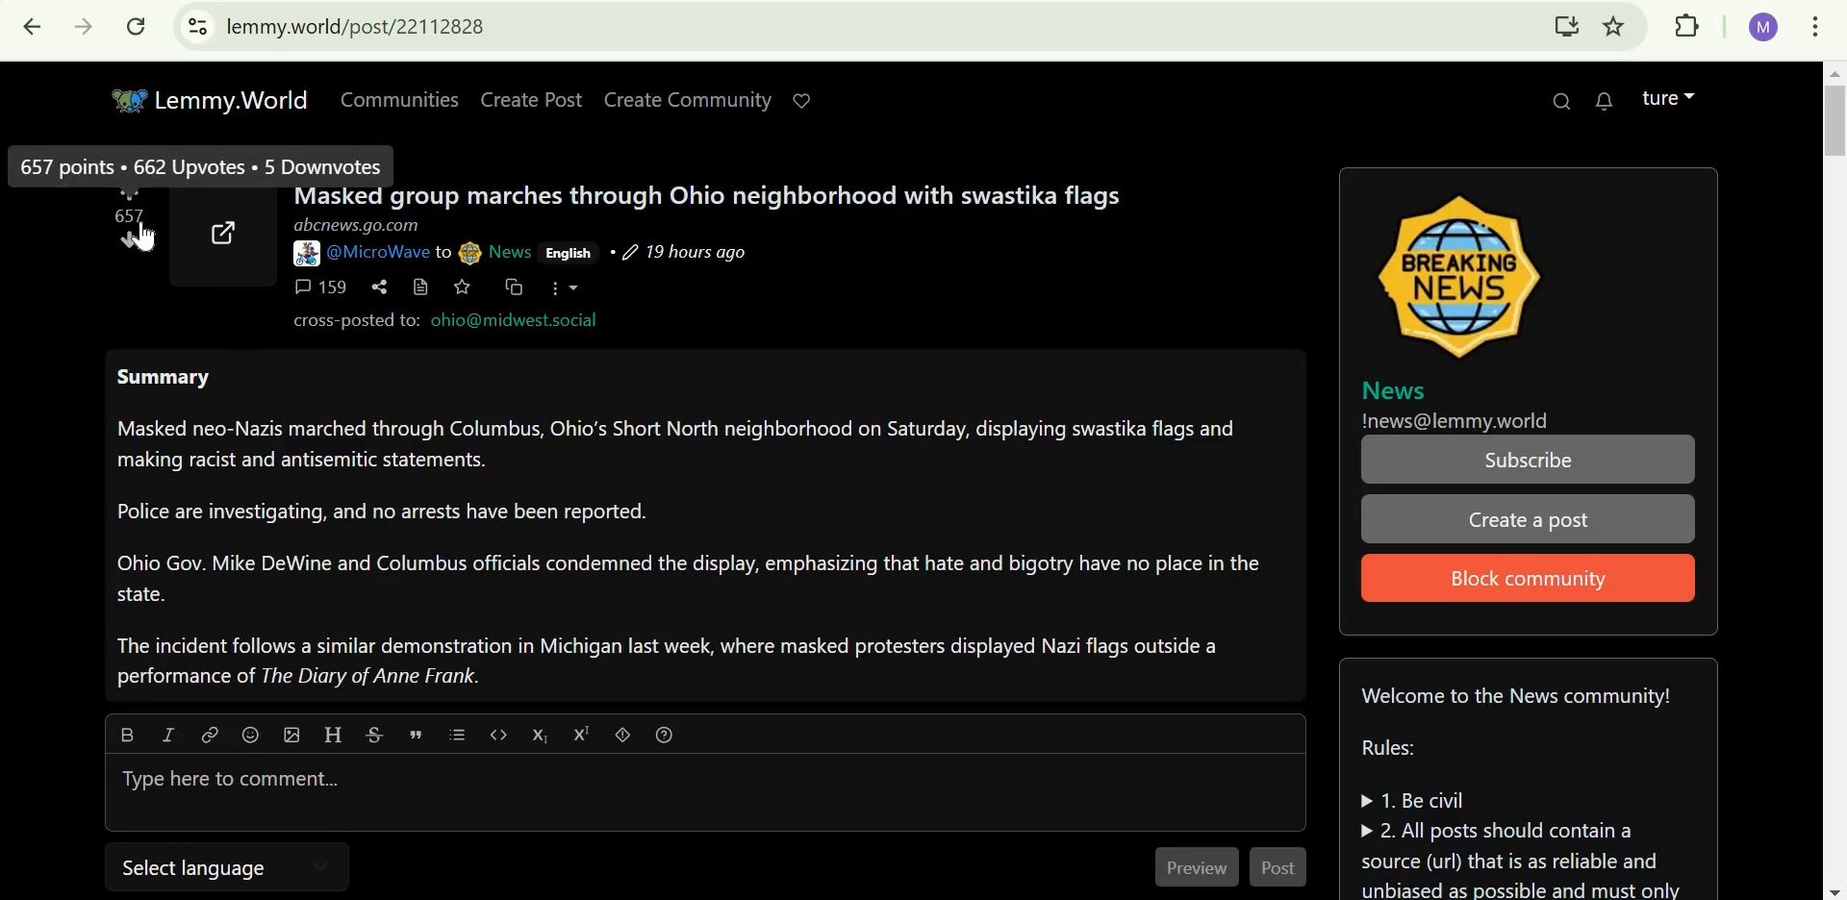  I want to click on cross-posted to: ohio@midwest.social, so click(437, 321).